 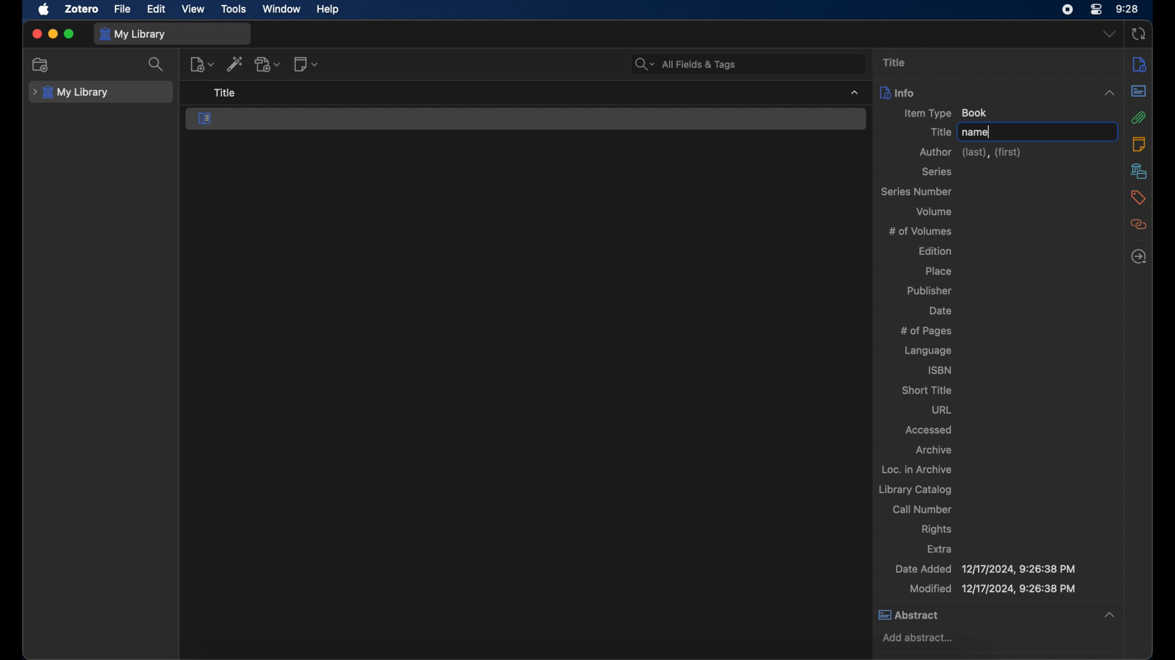 What do you see at coordinates (1139, 91) in the screenshot?
I see `abstract` at bounding box center [1139, 91].